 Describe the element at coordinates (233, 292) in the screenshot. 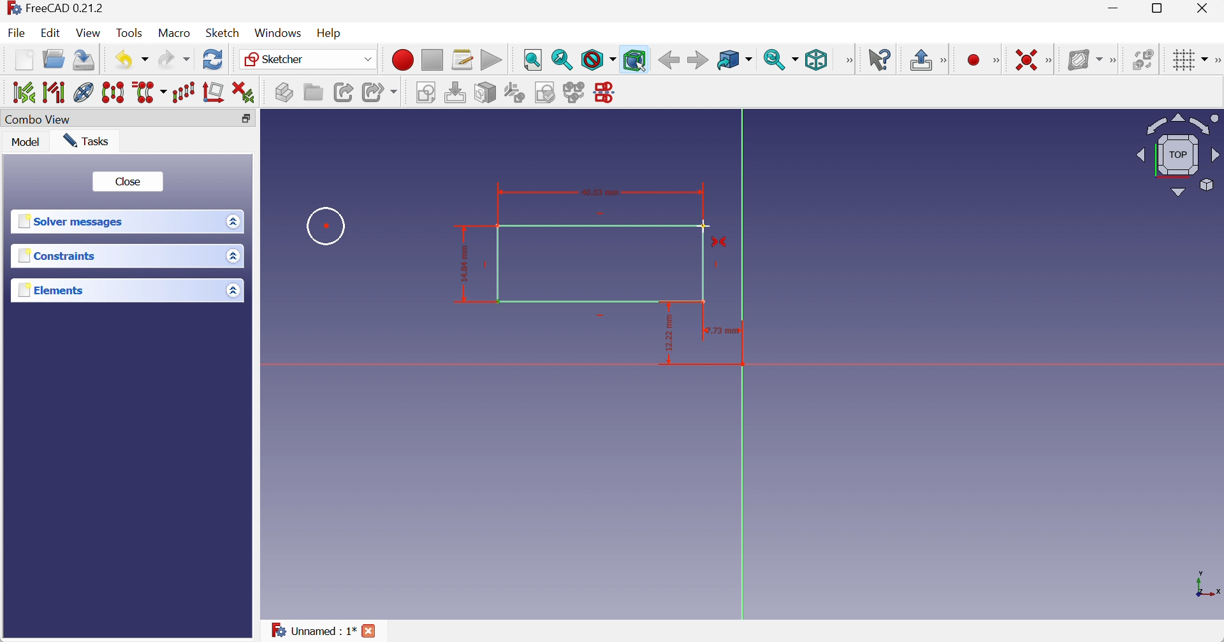

I see `Drop down` at that location.